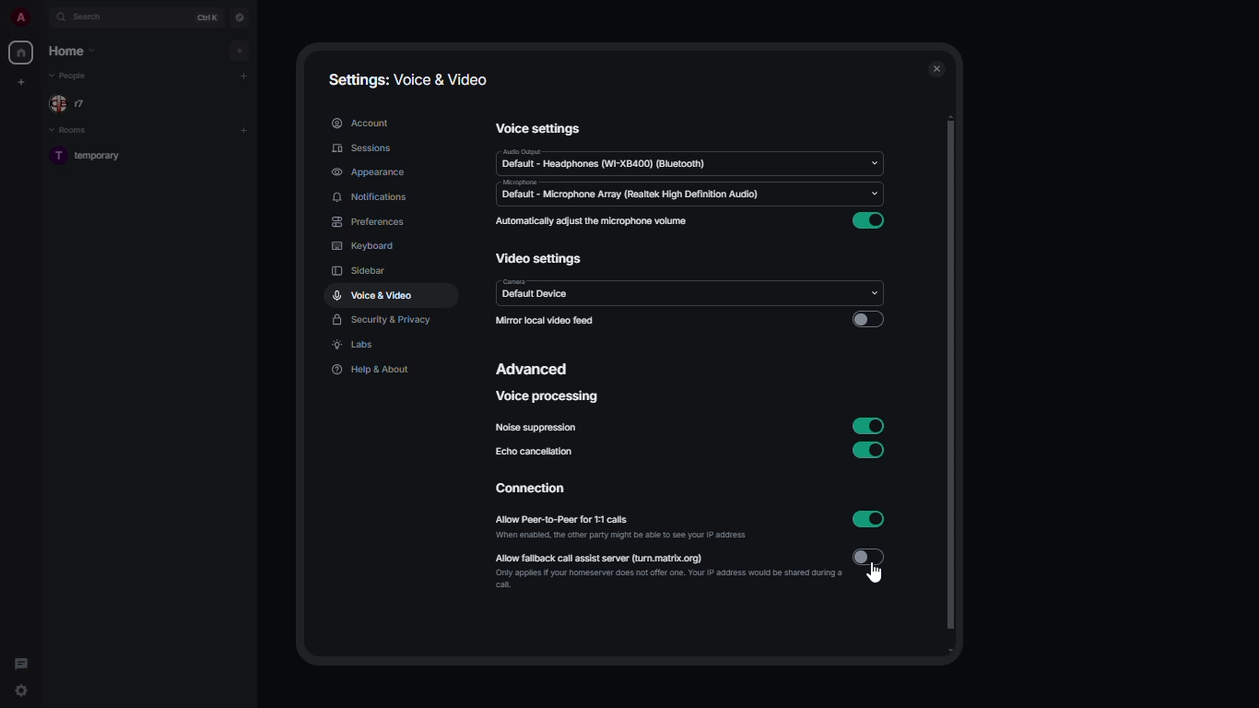 This screenshot has height=708, width=1259. What do you see at coordinates (76, 77) in the screenshot?
I see `people` at bounding box center [76, 77].